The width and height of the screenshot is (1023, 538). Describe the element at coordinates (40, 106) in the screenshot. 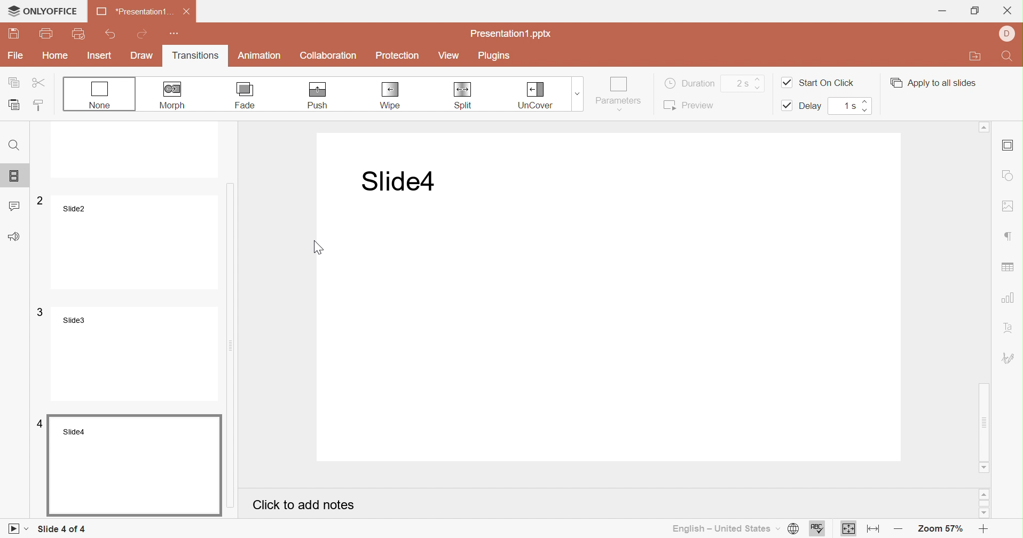

I see `Copy style` at that location.